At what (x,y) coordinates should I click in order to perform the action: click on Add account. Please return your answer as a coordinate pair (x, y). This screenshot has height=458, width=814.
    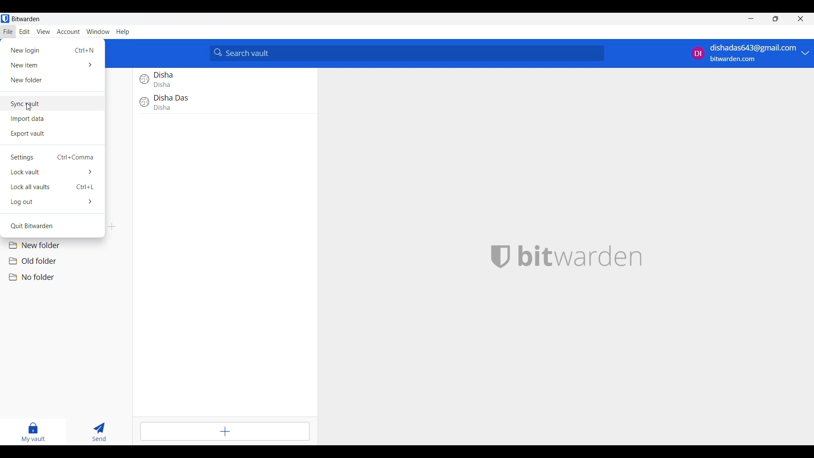
    Looking at the image, I should click on (805, 53).